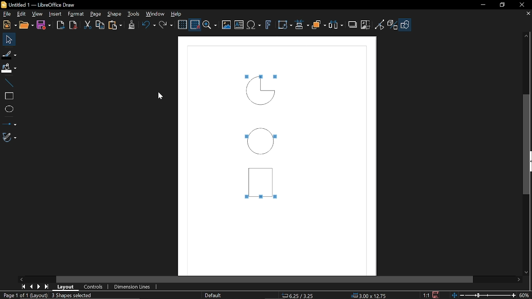 Image resolution: width=532 pixels, height=299 pixels. What do you see at coordinates (283, 25) in the screenshot?
I see `Transform` at bounding box center [283, 25].